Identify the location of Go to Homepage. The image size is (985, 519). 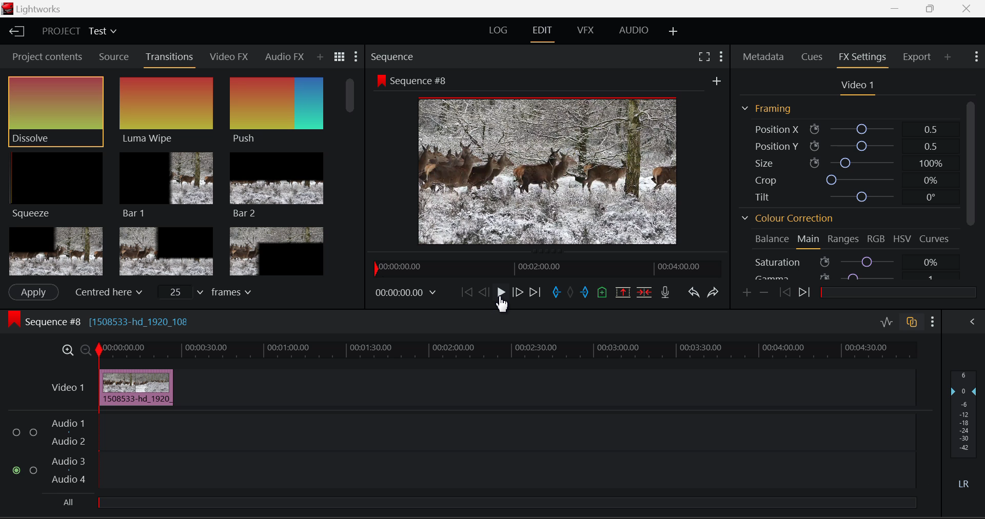
(17, 32).